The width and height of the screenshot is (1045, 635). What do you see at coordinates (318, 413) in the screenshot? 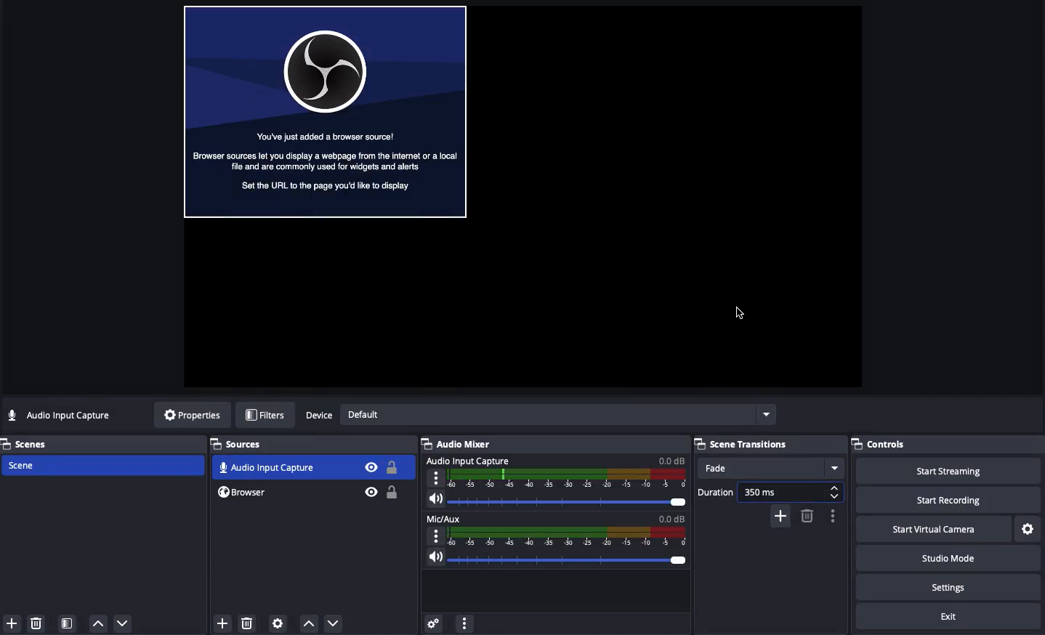
I see `Device` at bounding box center [318, 413].